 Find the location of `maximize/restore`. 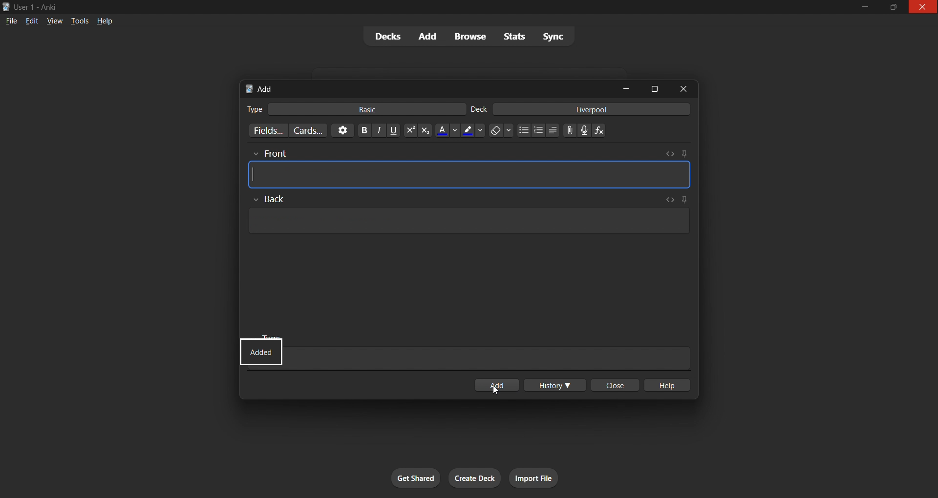

maximize/restore is located at coordinates (891, 7).